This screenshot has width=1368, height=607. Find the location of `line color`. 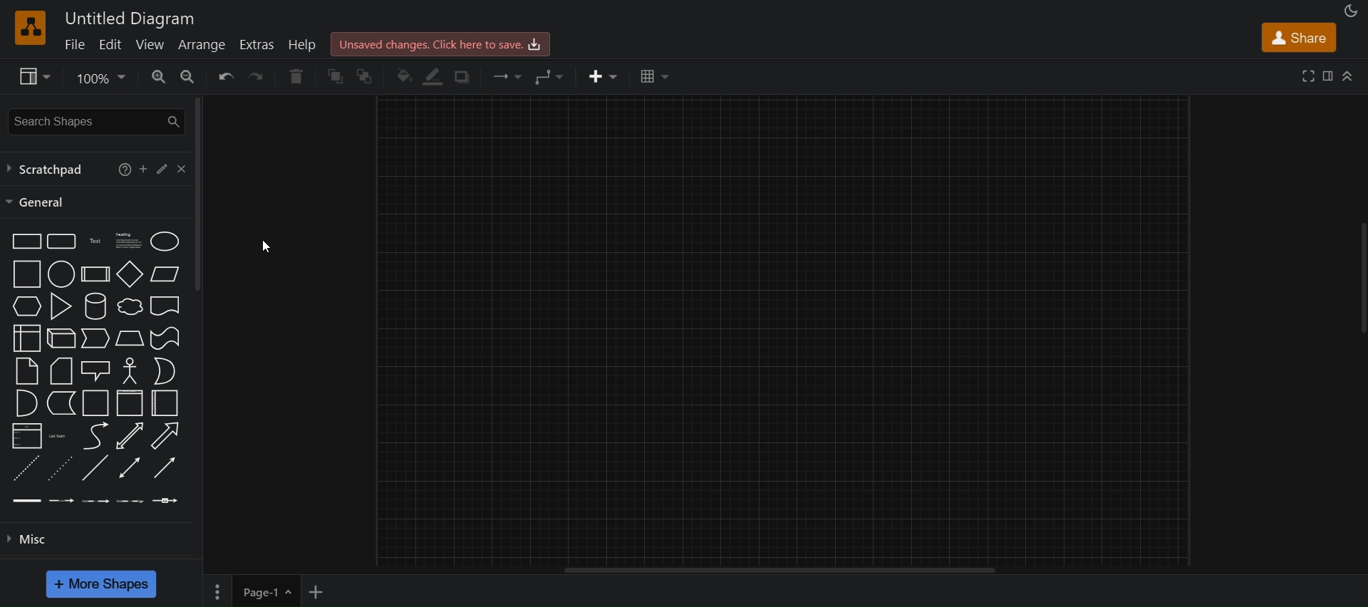

line color is located at coordinates (434, 75).